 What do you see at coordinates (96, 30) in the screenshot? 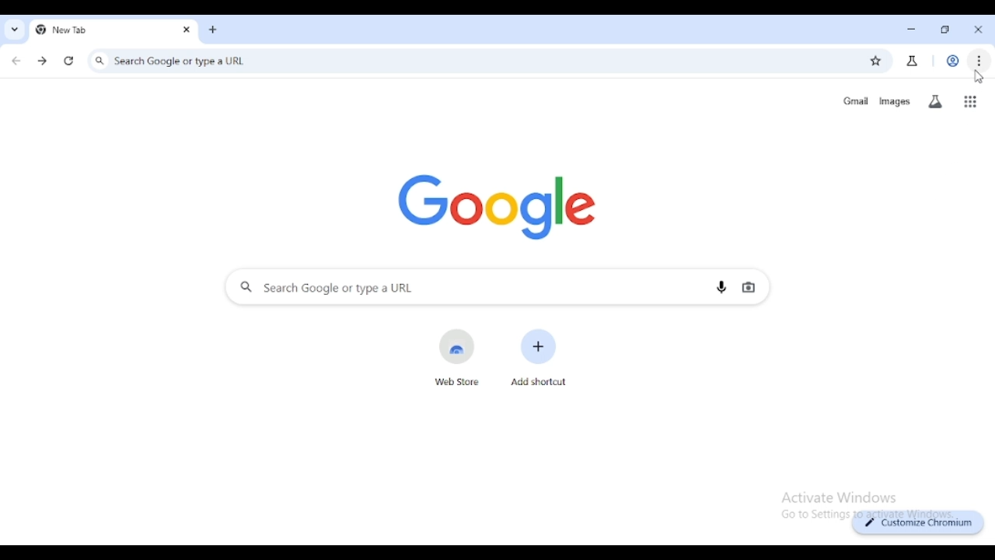
I see `new tab` at bounding box center [96, 30].